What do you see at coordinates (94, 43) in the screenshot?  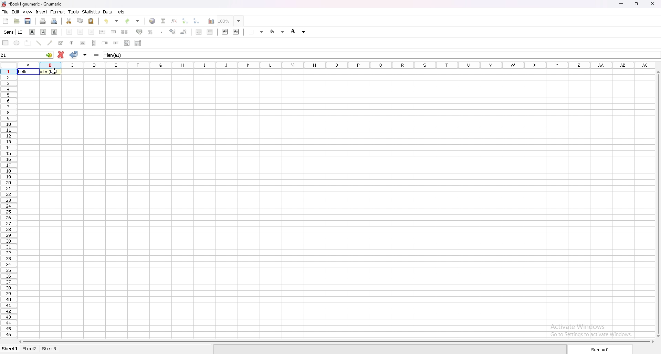 I see `create scroll bar` at bounding box center [94, 43].